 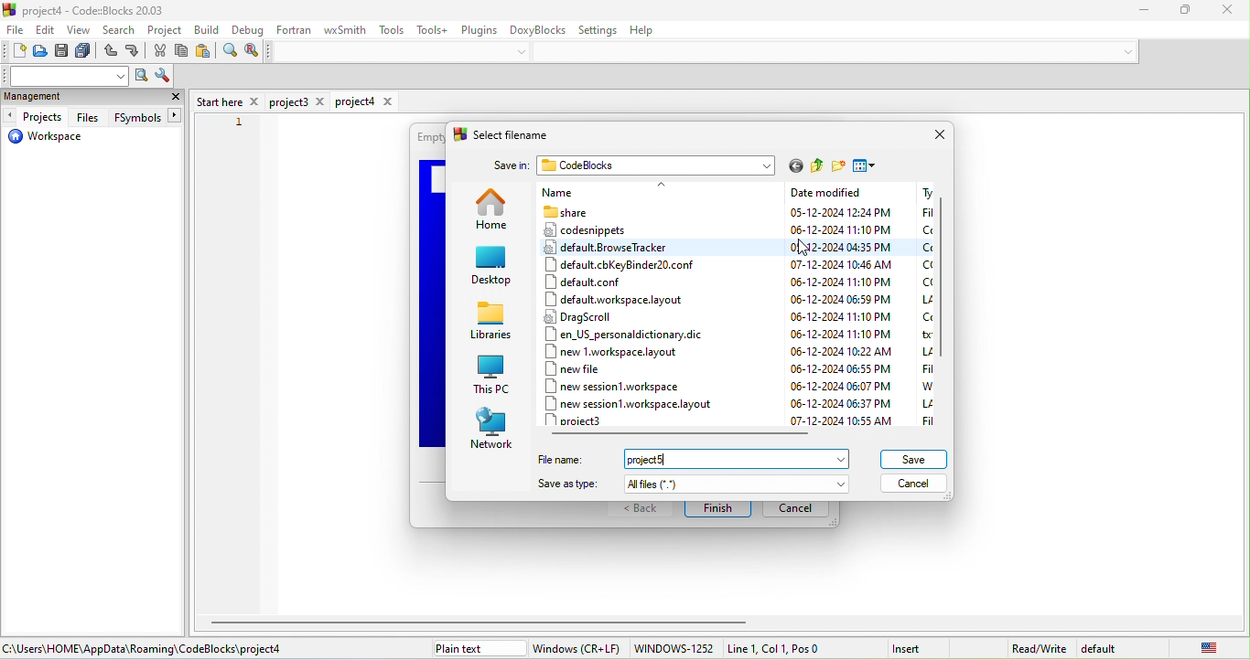 What do you see at coordinates (1220, 9) in the screenshot?
I see `close` at bounding box center [1220, 9].